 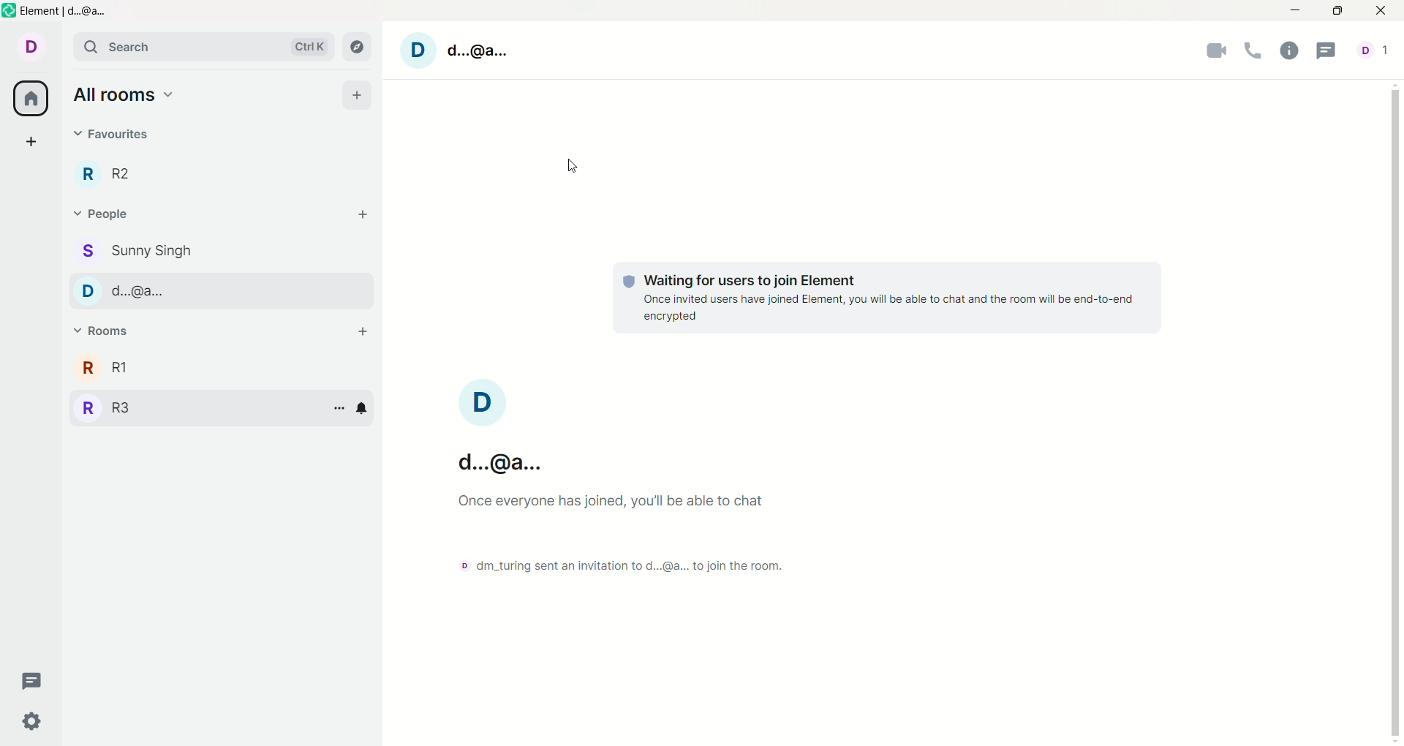 What do you see at coordinates (31, 680) in the screenshot?
I see `threads` at bounding box center [31, 680].